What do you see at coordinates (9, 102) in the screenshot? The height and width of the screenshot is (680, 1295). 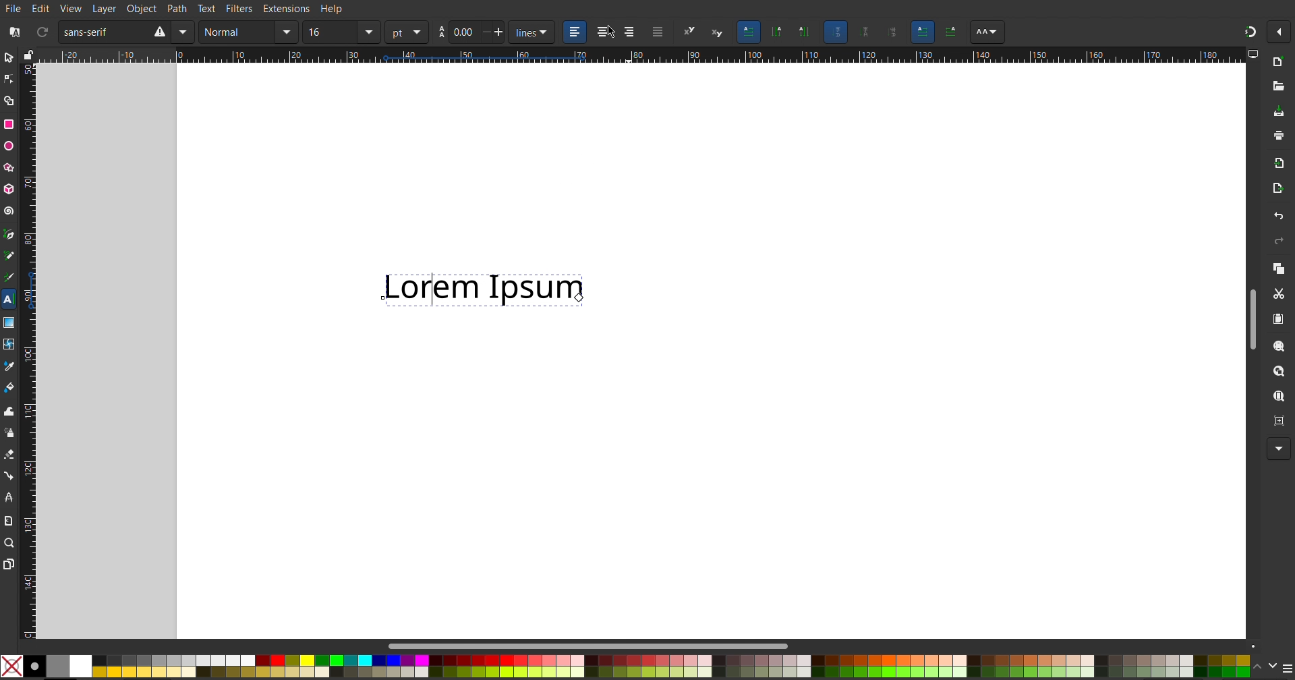 I see `Shape Builder Tool` at bounding box center [9, 102].